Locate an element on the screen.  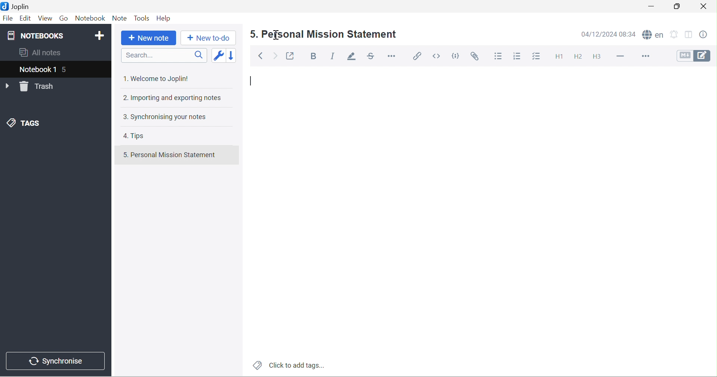
Italic is located at coordinates (334, 56).